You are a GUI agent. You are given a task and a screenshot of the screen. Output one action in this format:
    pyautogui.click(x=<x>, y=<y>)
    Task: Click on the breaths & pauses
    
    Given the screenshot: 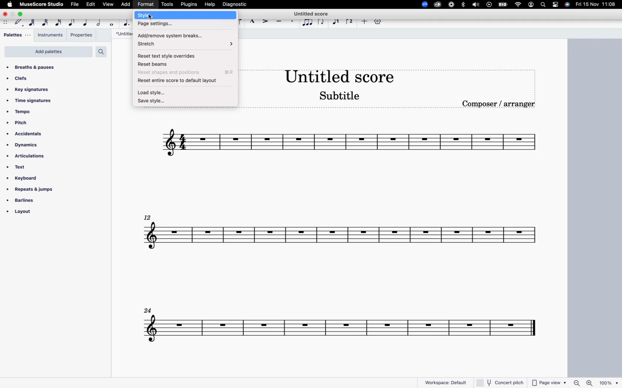 What is the action you would take?
    pyautogui.click(x=36, y=67)
    